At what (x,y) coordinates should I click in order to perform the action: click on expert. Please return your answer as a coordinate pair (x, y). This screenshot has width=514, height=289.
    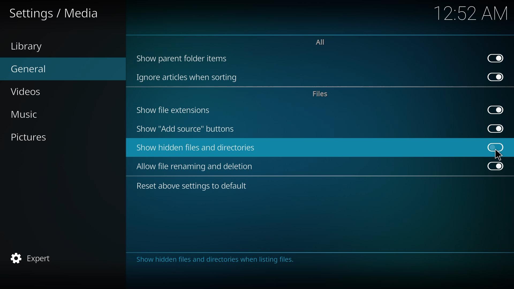
    Looking at the image, I should click on (33, 257).